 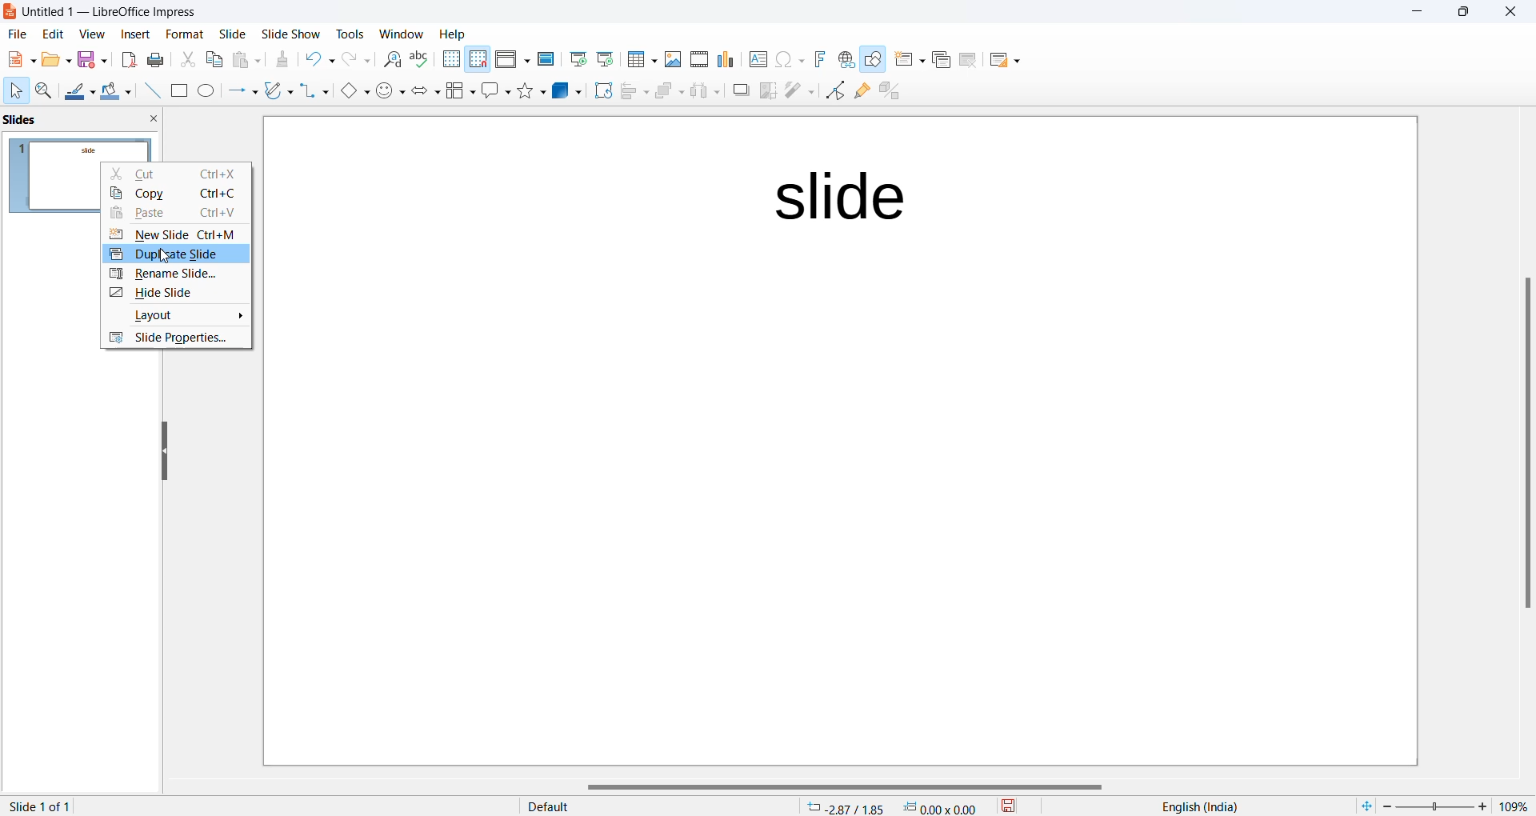 I want to click on Flow chart, so click(x=458, y=91).